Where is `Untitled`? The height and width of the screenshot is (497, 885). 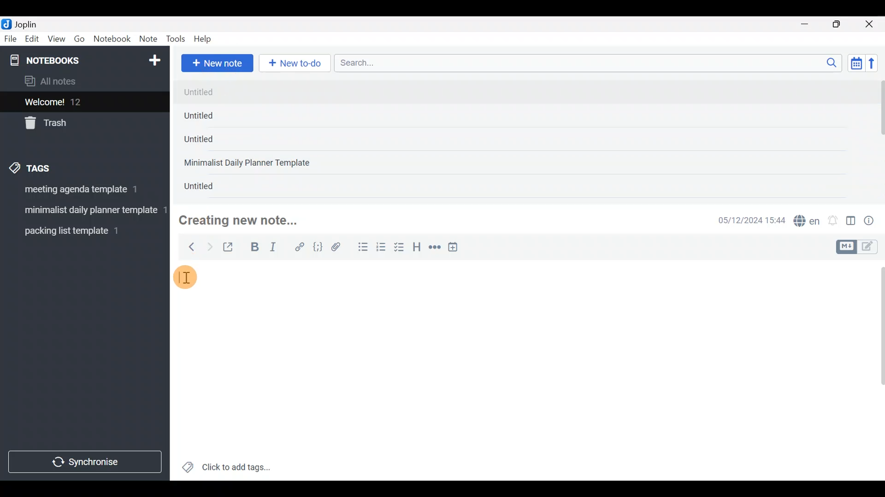 Untitled is located at coordinates (211, 142).